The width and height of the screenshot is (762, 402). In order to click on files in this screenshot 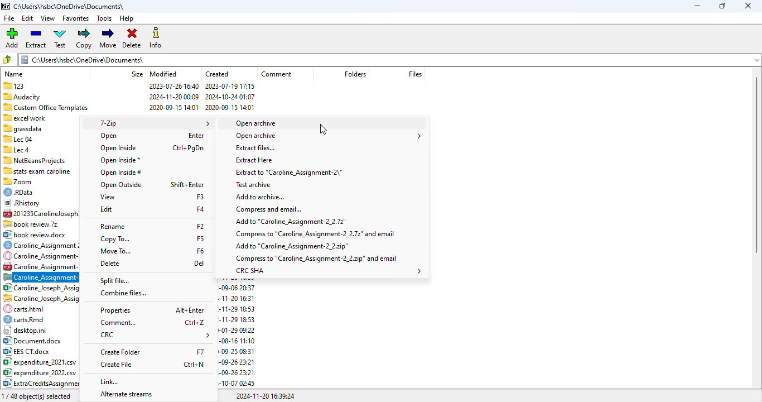, I will do `click(413, 74)`.